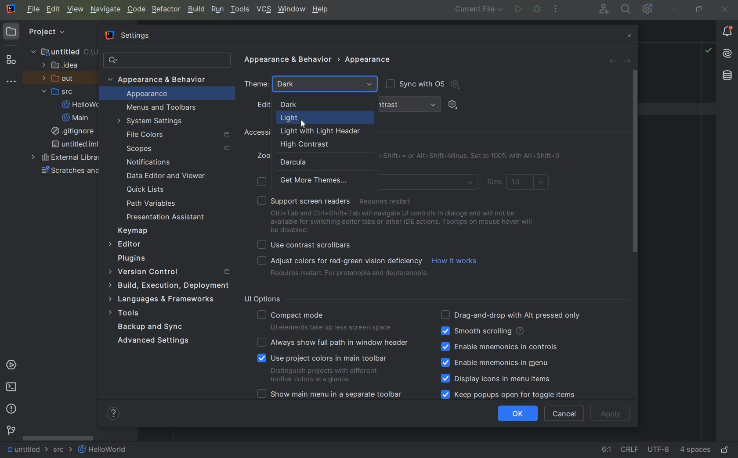 The width and height of the screenshot is (738, 458). Describe the element at coordinates (76, 118) in the screenshot. I see `MAIN` at that location.